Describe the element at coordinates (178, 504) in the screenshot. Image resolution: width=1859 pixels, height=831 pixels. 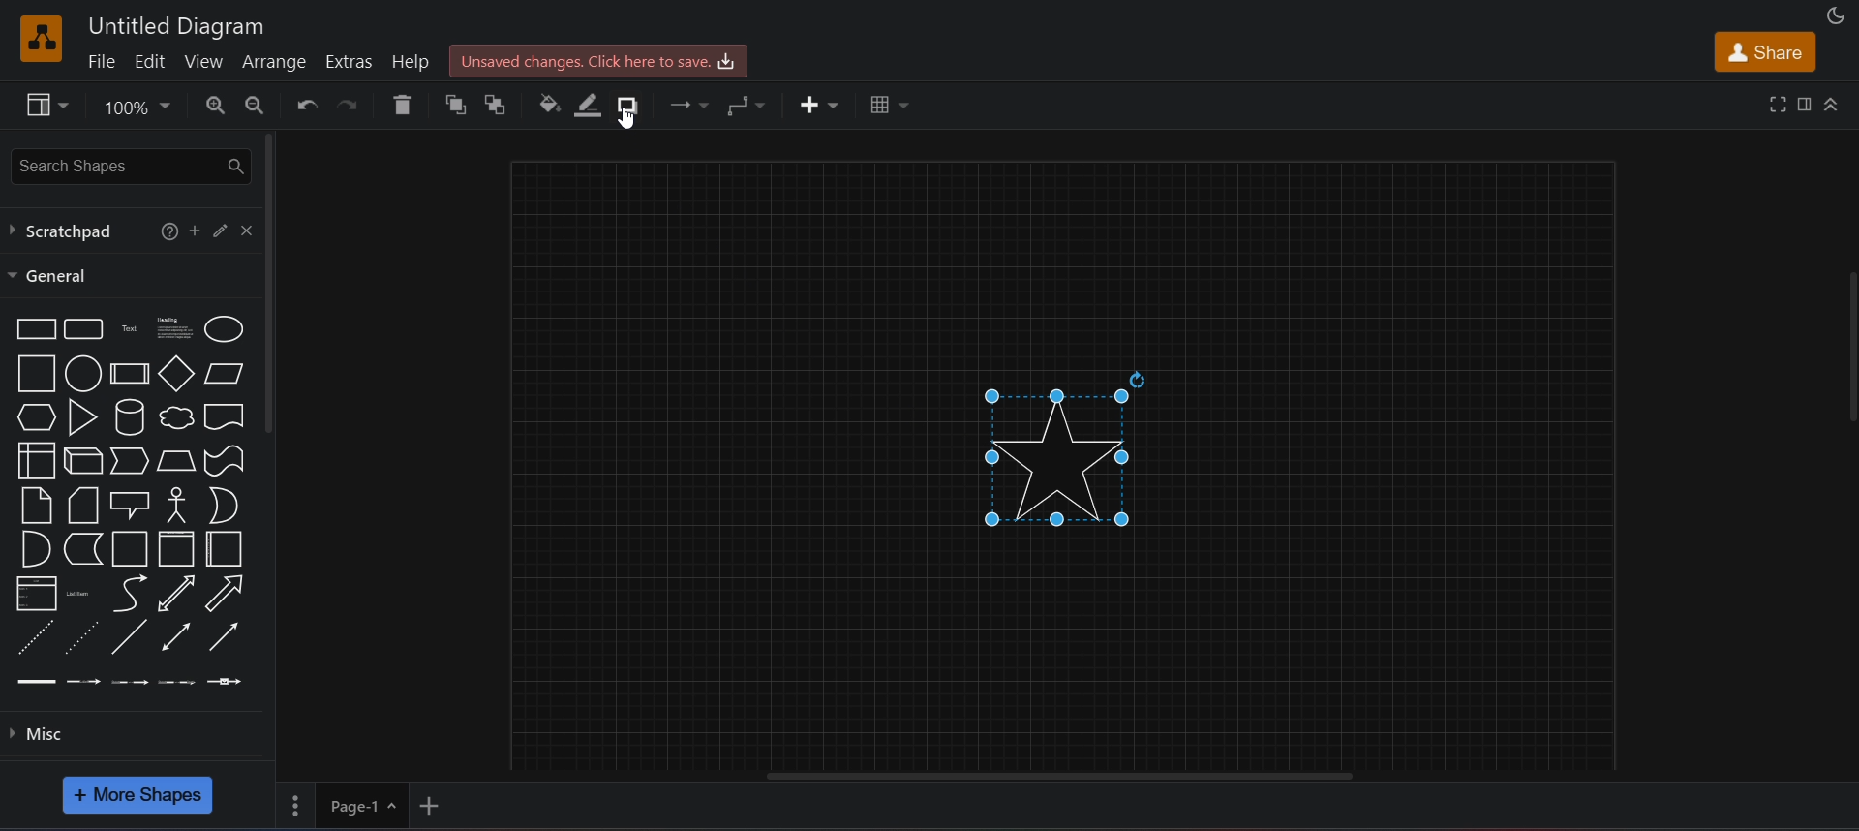
I see `actor` at that location.